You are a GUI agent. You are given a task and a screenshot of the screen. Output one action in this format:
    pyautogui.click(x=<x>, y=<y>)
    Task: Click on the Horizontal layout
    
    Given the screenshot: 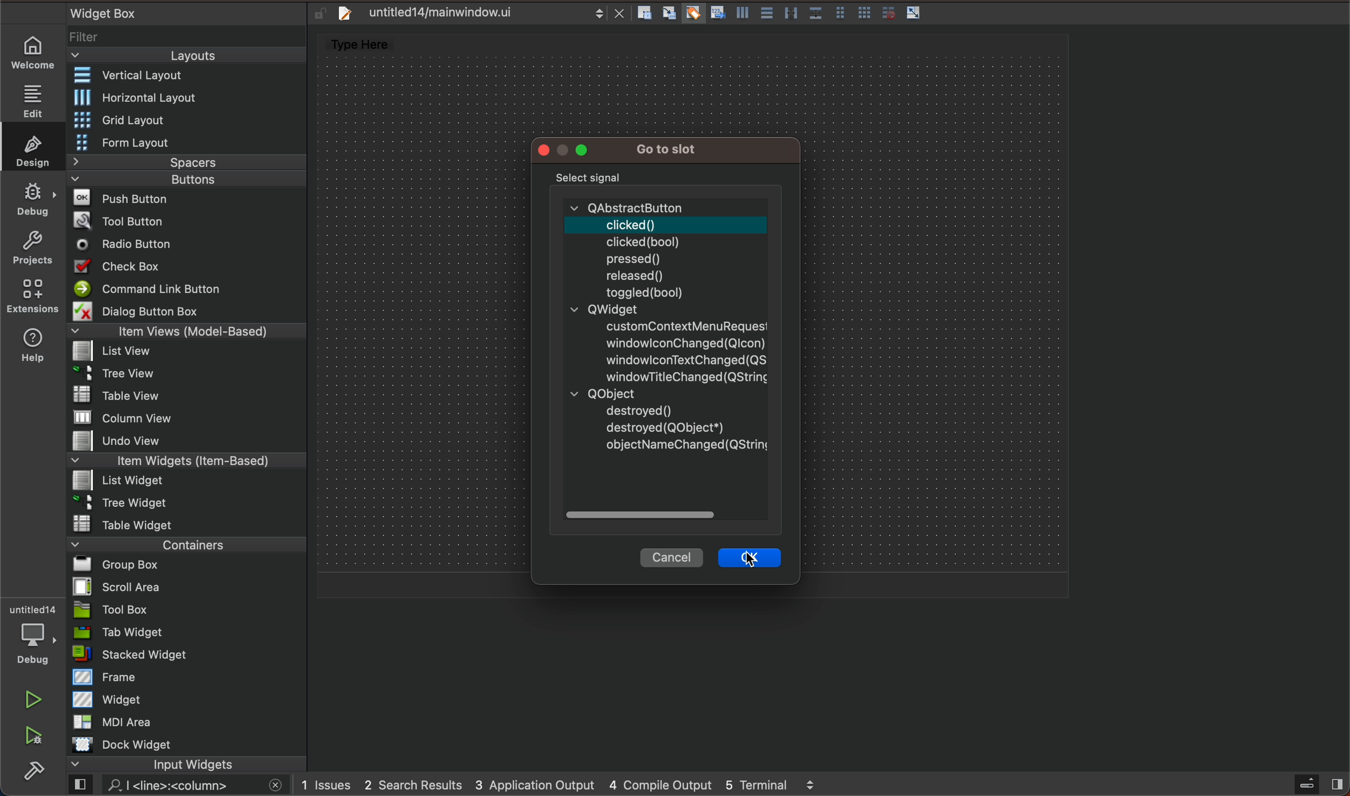 What is the action you would take?
    pyautogui.click(x=191, y=99)
    